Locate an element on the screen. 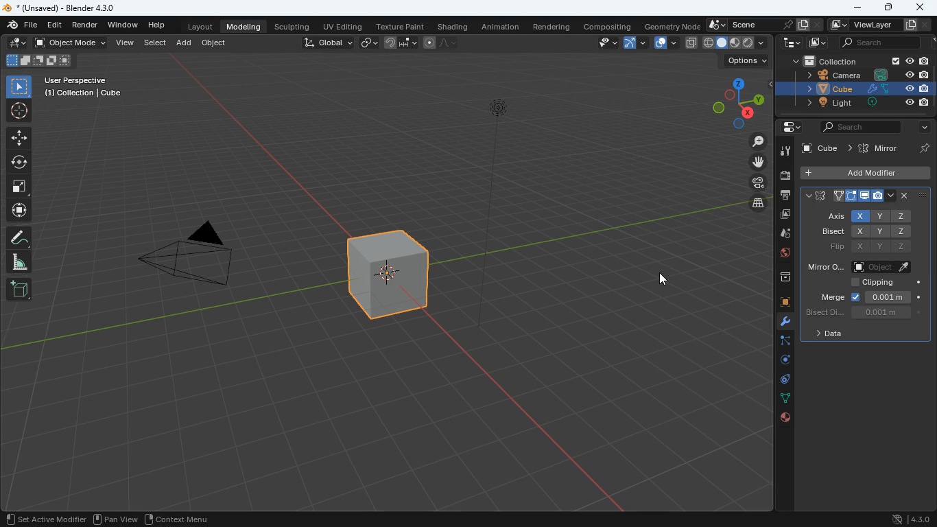 This screenshot has height=527, width=937. move is located at coordinates (758, 162).